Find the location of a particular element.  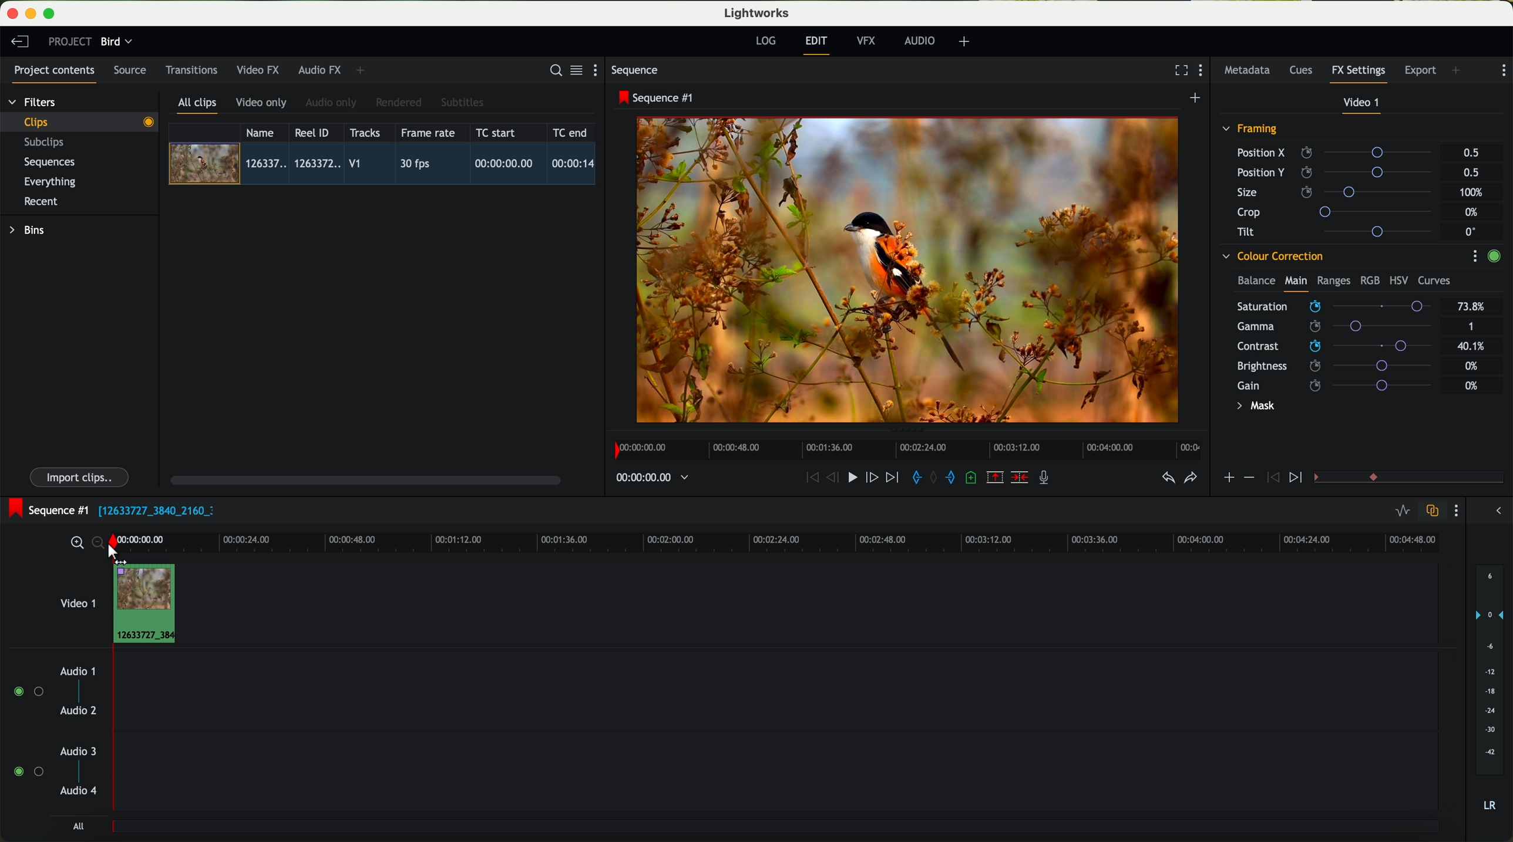

zoom in is located at coordinates (75, 543).